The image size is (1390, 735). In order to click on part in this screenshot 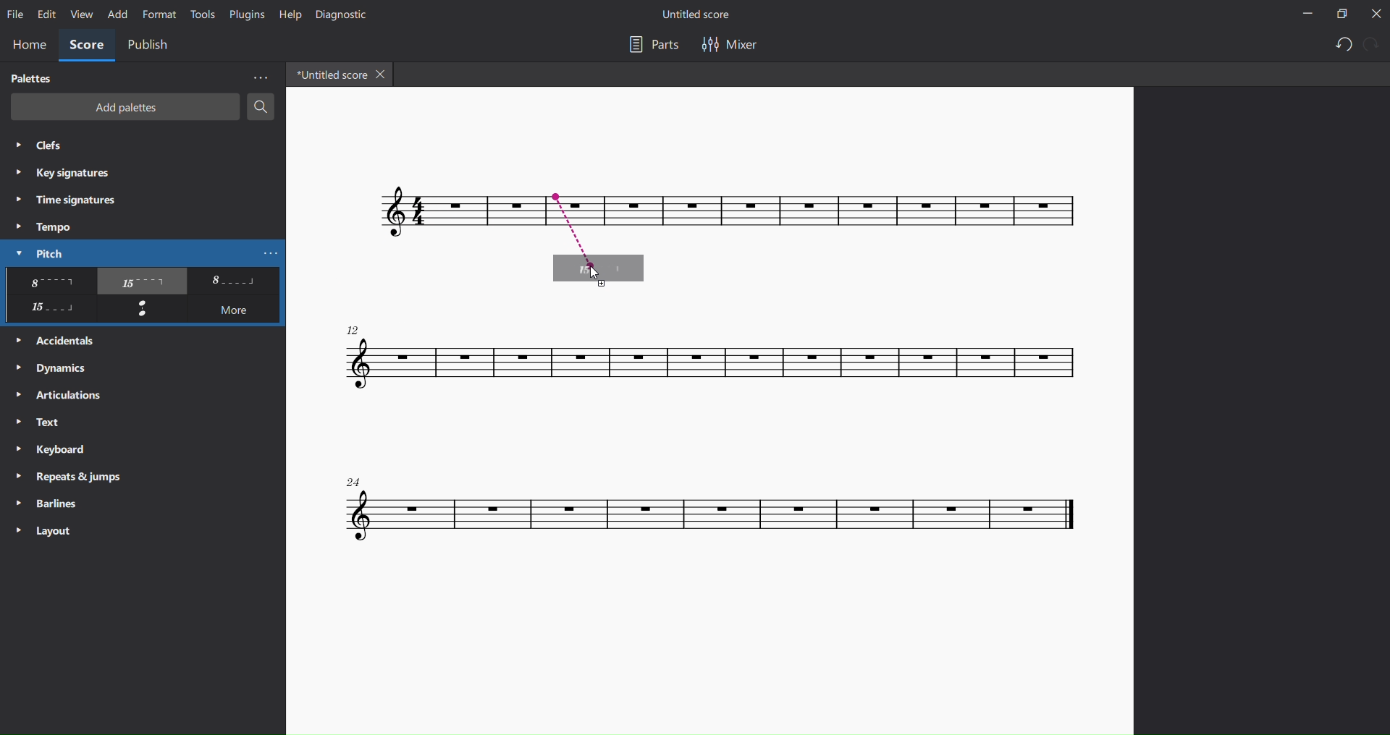, I will do `click(652, 48)`.